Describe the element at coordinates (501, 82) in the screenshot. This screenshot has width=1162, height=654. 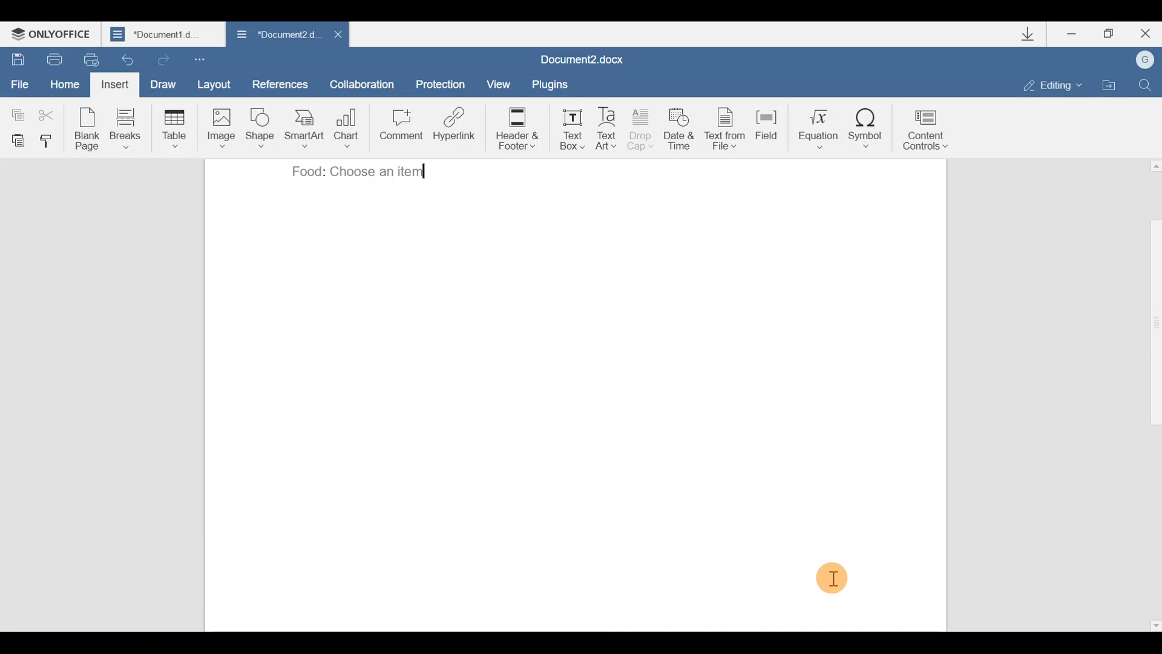
I see `View` at that location.